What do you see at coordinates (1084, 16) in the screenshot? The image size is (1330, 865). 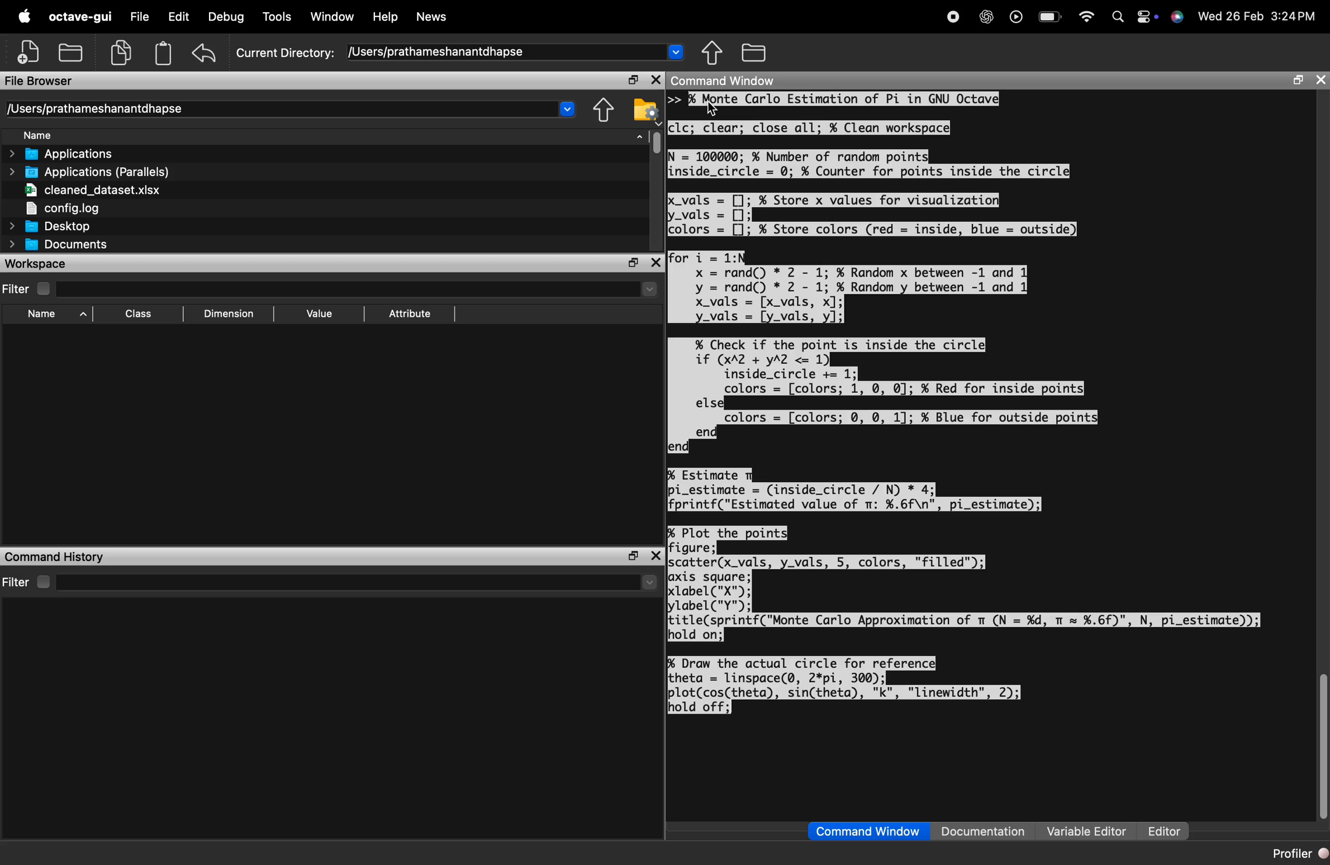 I see `wifi` at bounding box center [1084, 16].